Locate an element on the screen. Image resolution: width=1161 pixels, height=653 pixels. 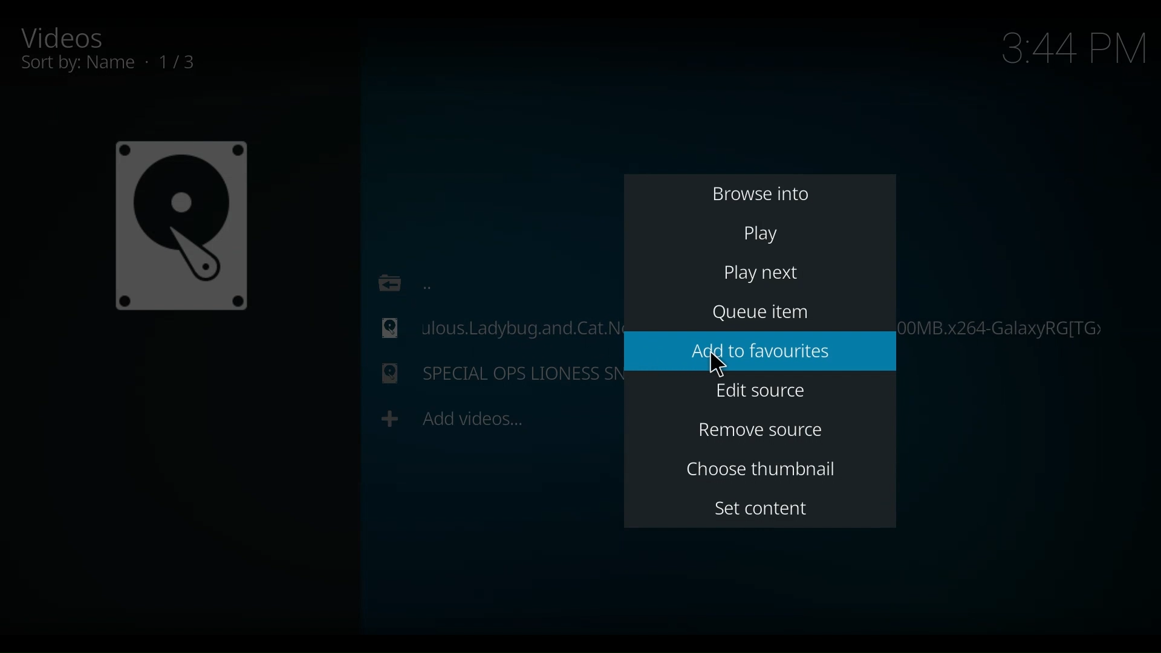
Movie File is located at coordinates (180, 226).